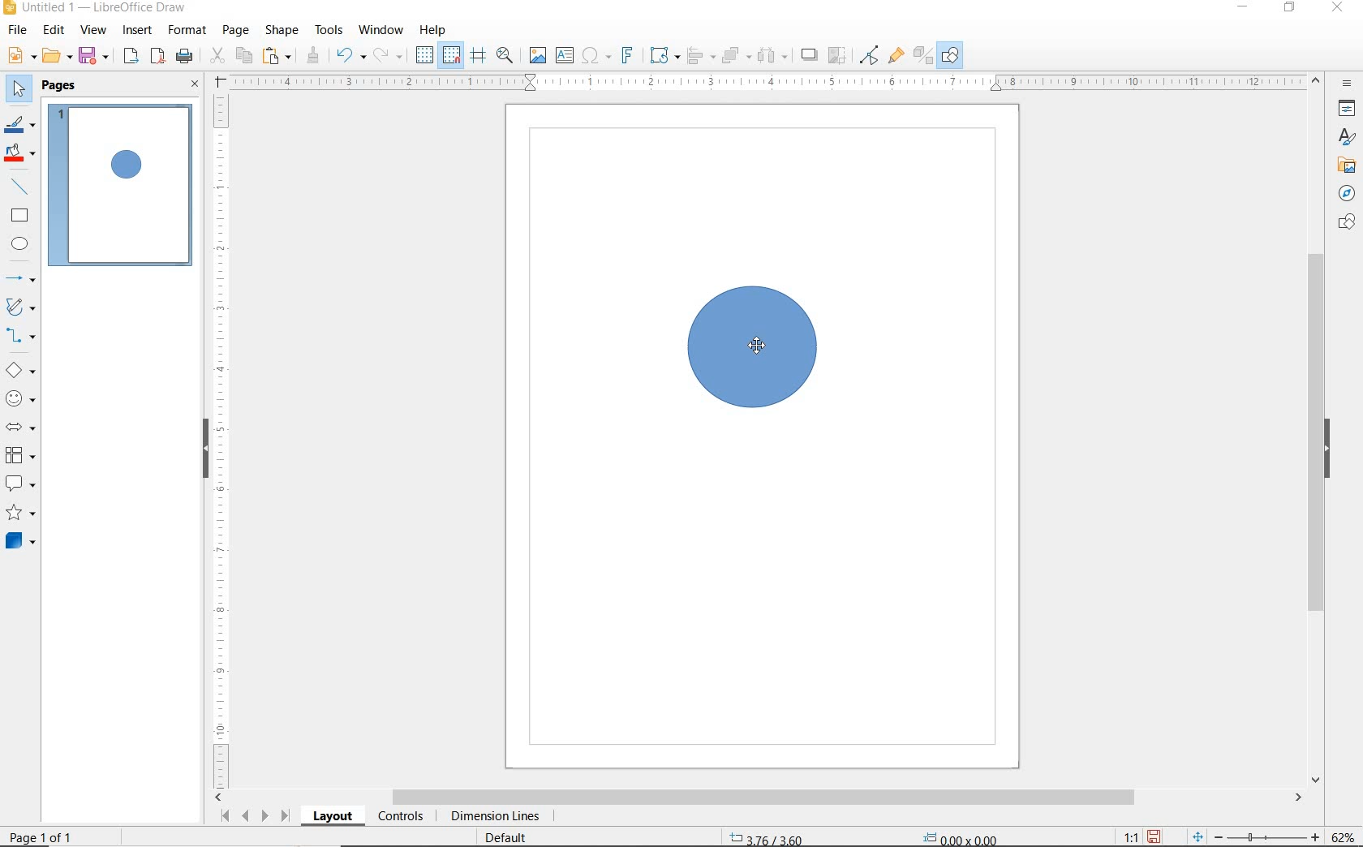 The image size is (1363, 847). What do you see at coordinates (60, 87) in the screenshot?
I see `PAGES` at bounding box center [60, 87].